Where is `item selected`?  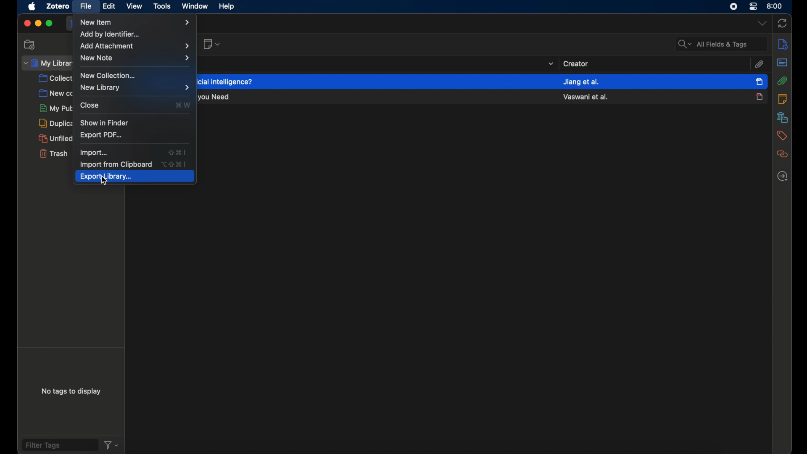
item selected is located at coordinates (760, 81).